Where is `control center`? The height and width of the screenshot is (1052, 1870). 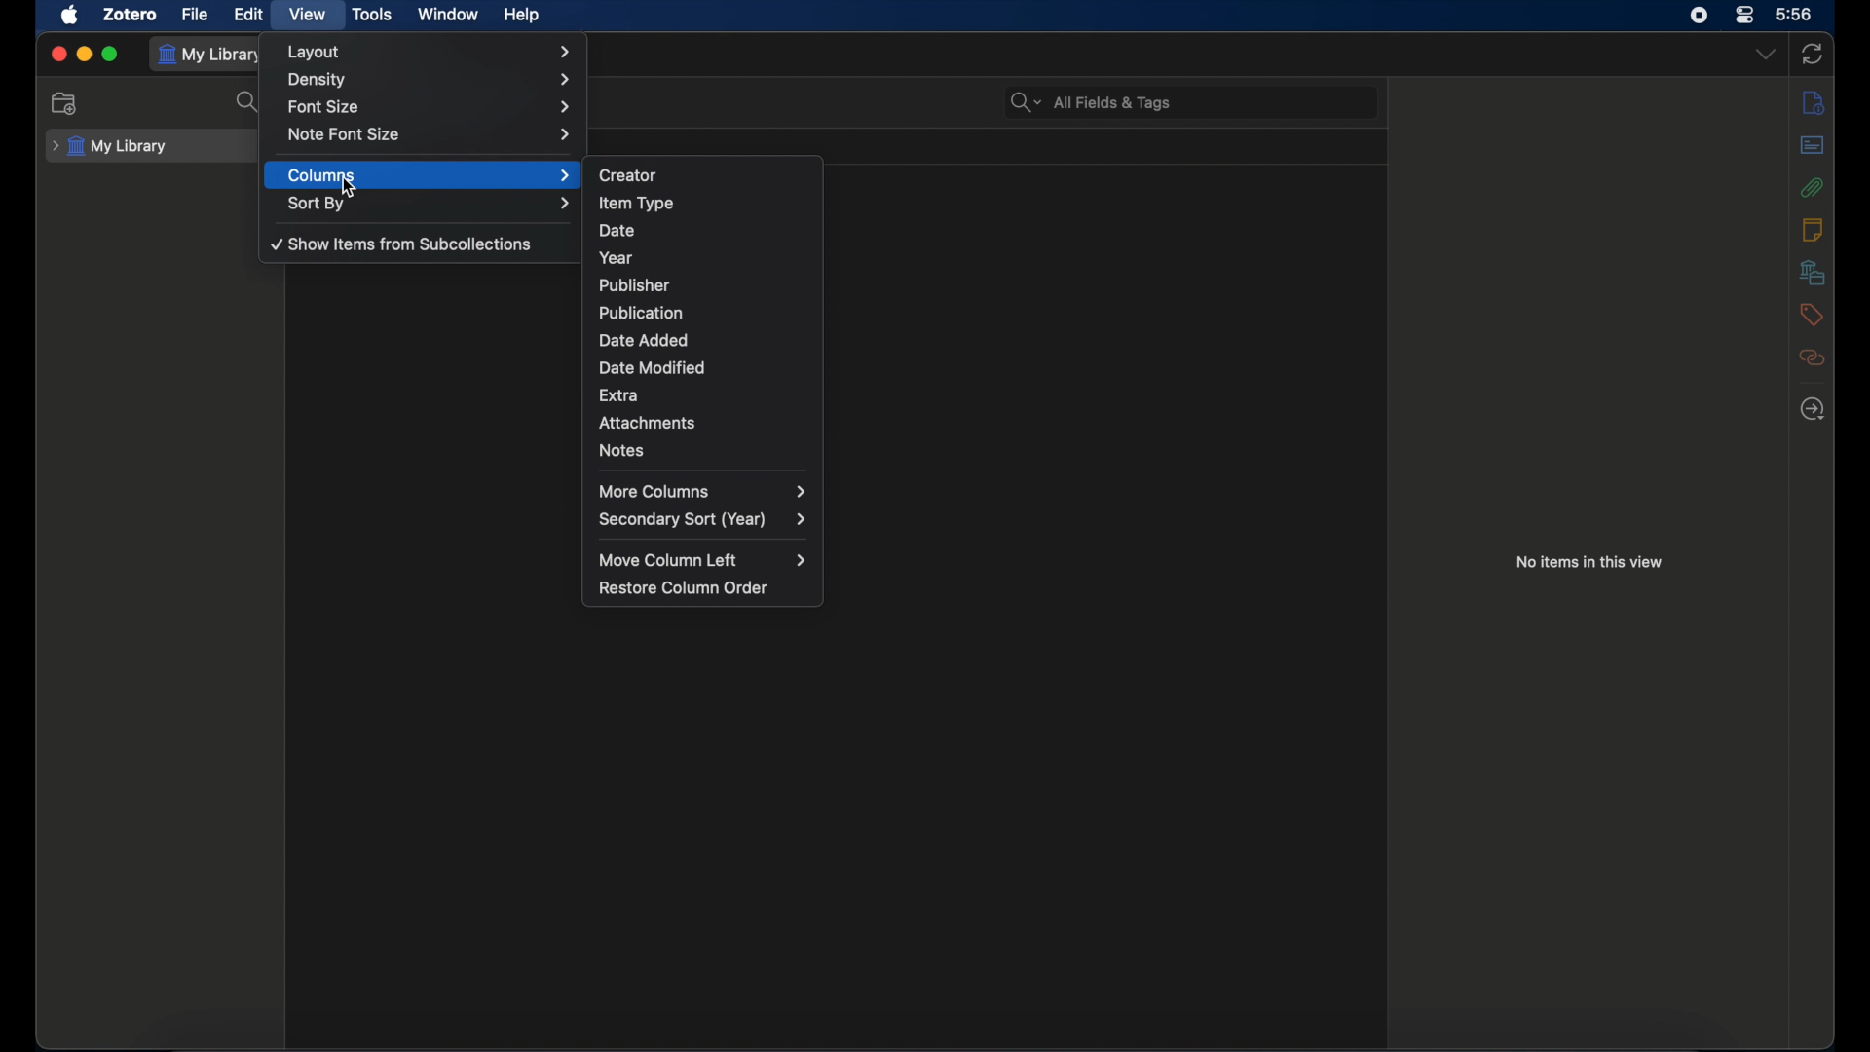
control center is located at coordinates (1743, 15).